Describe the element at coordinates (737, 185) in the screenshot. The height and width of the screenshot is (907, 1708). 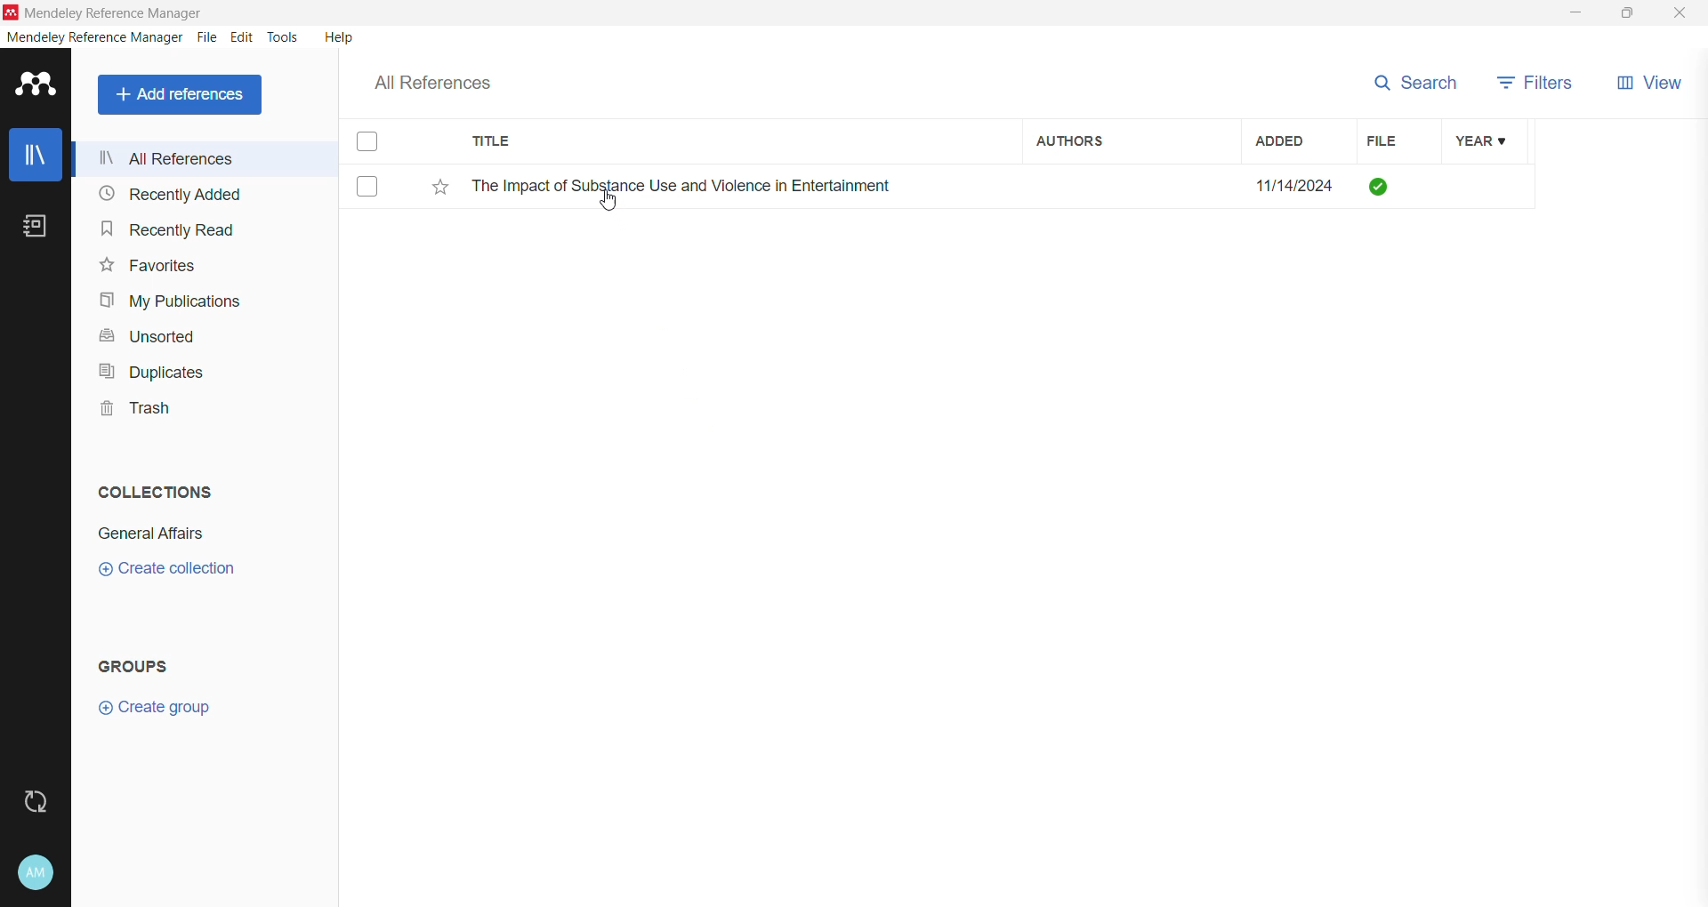
I see `Reference Title` at that location.